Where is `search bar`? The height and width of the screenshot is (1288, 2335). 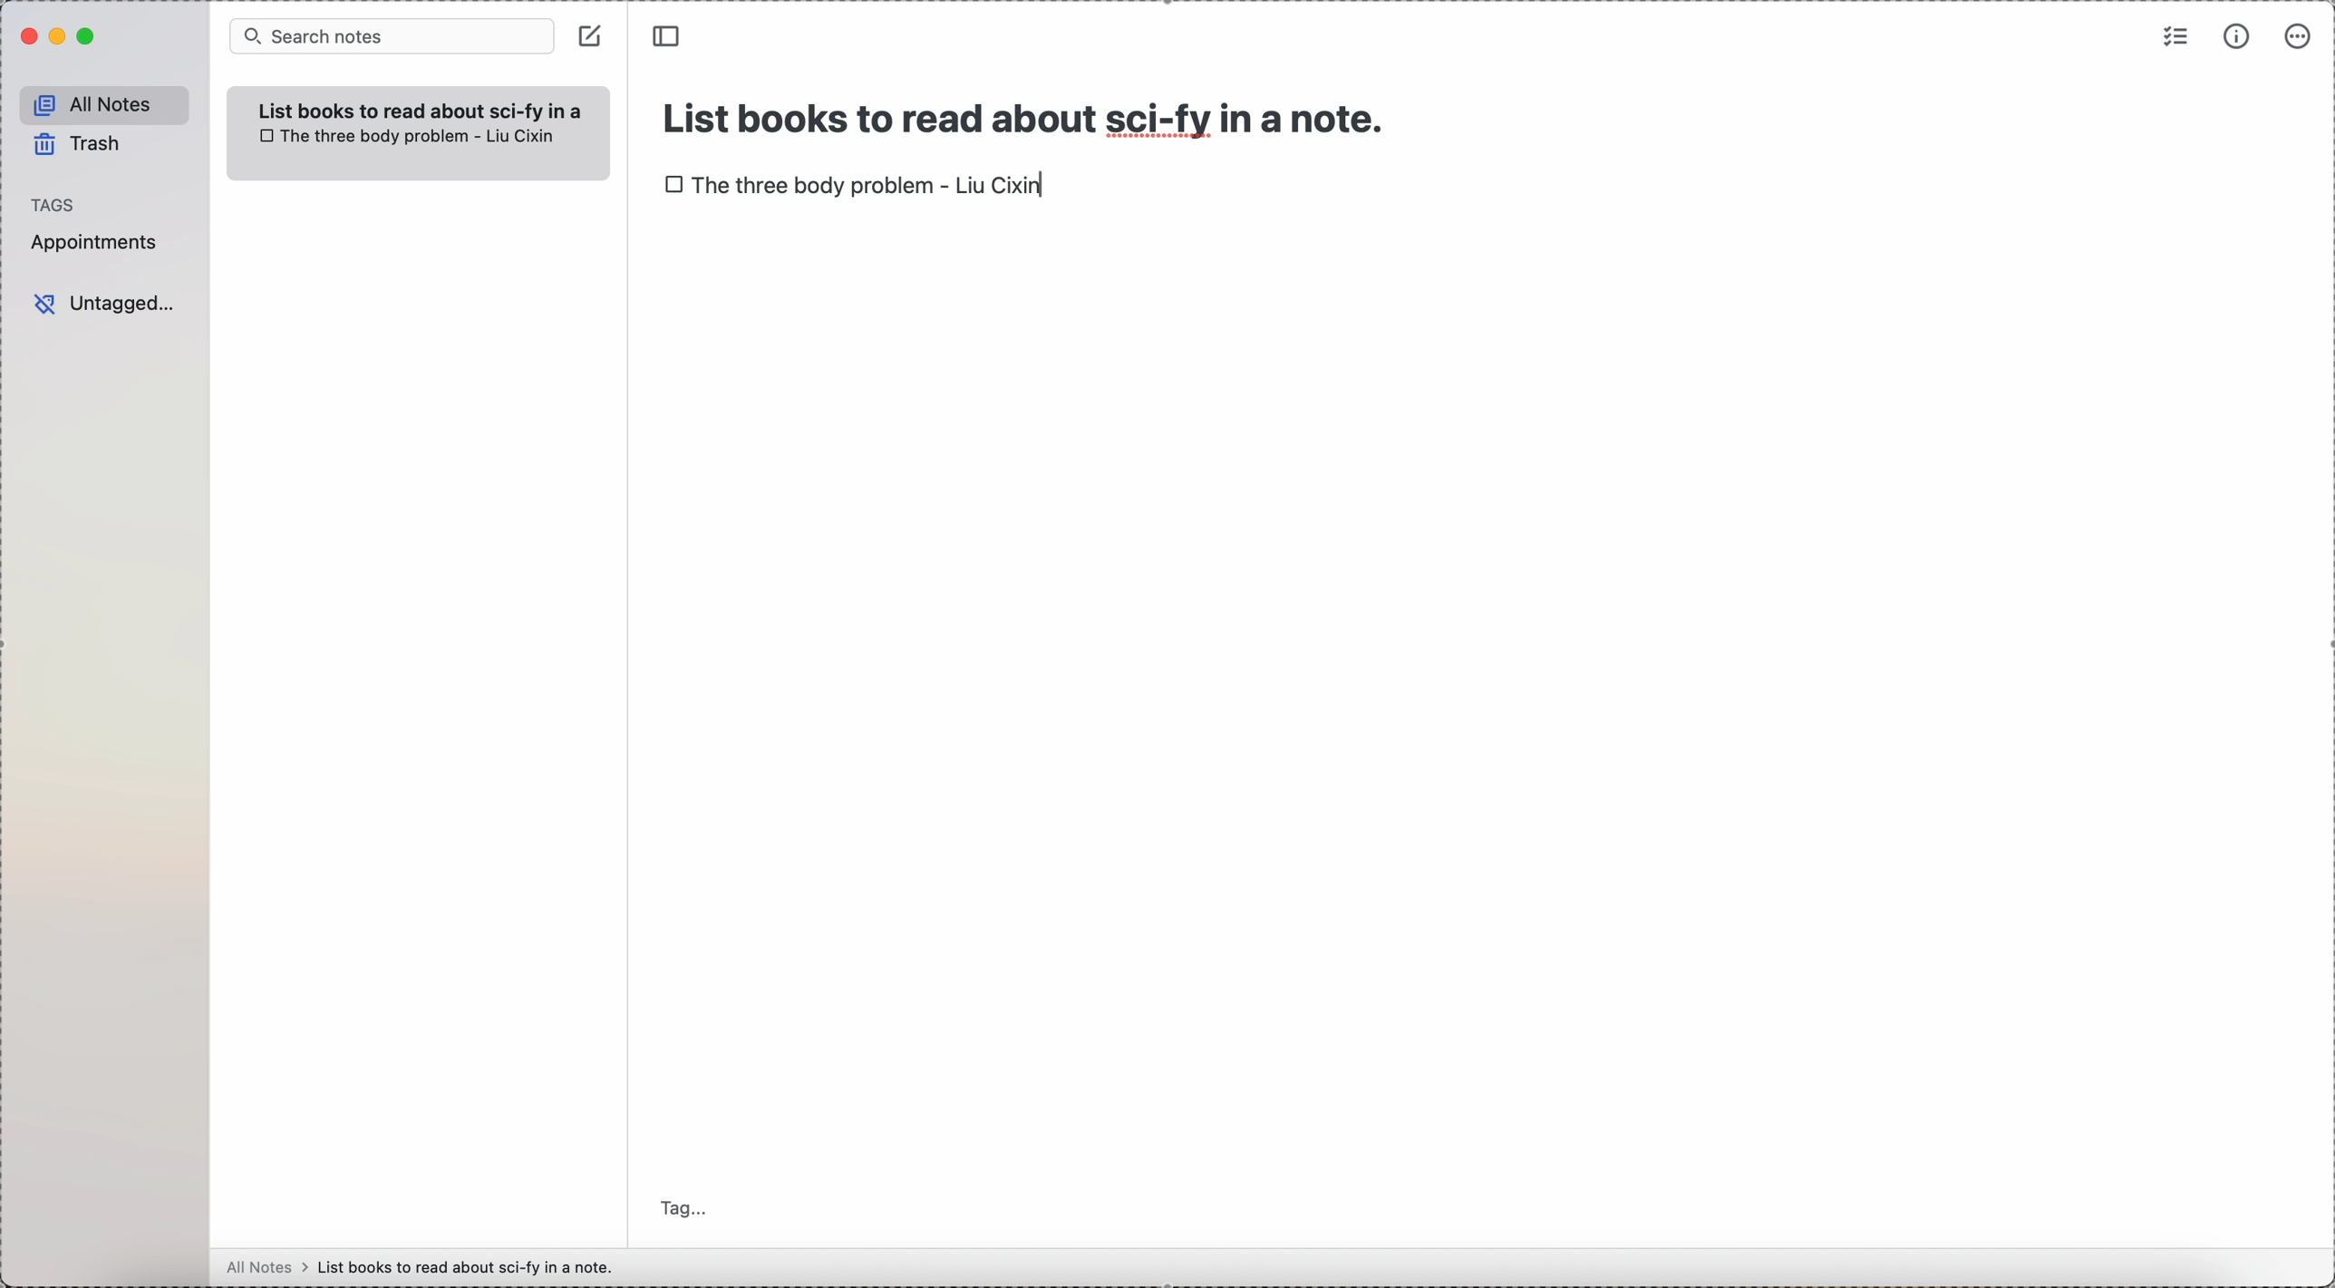 search bar is located at coordinates (390, 37).